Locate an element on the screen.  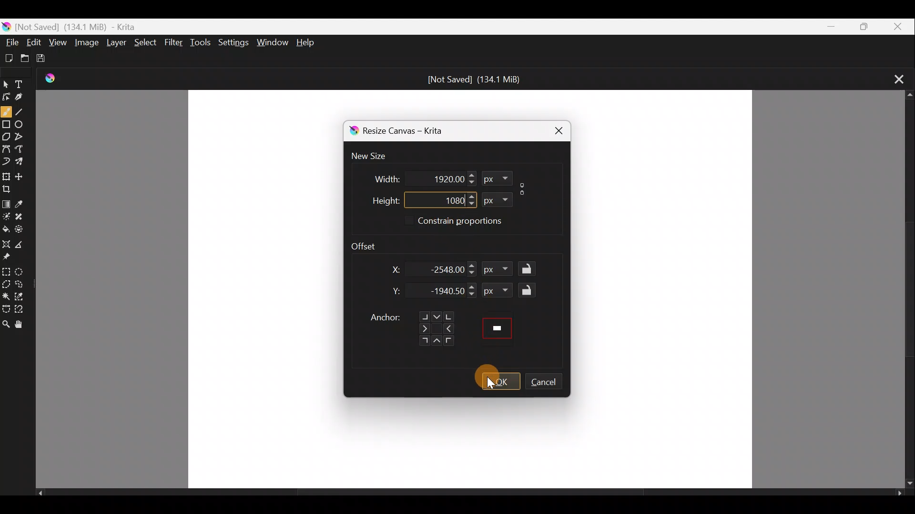
Select is located at coordinates (146, 42).